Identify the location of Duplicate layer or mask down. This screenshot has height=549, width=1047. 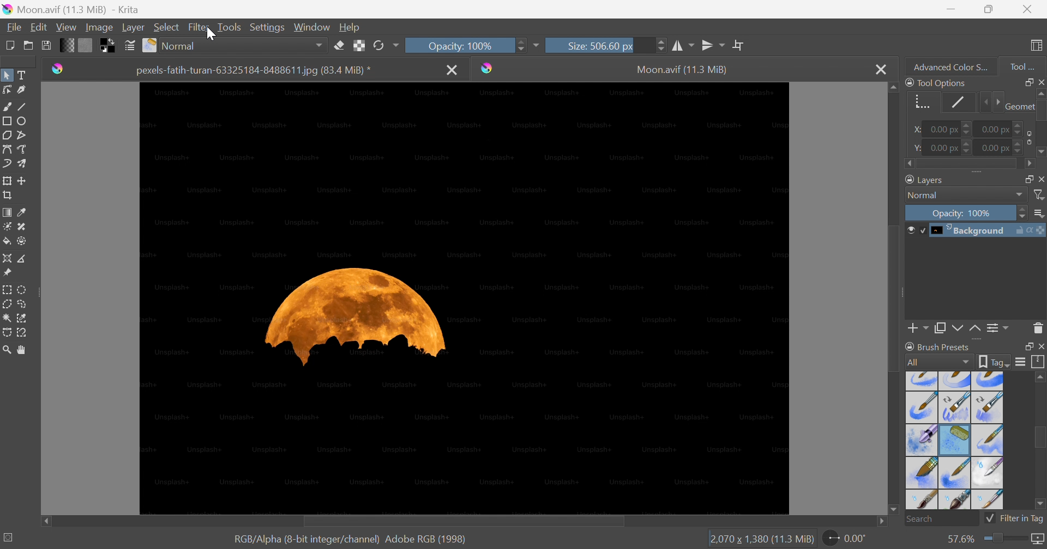
(940, 330).